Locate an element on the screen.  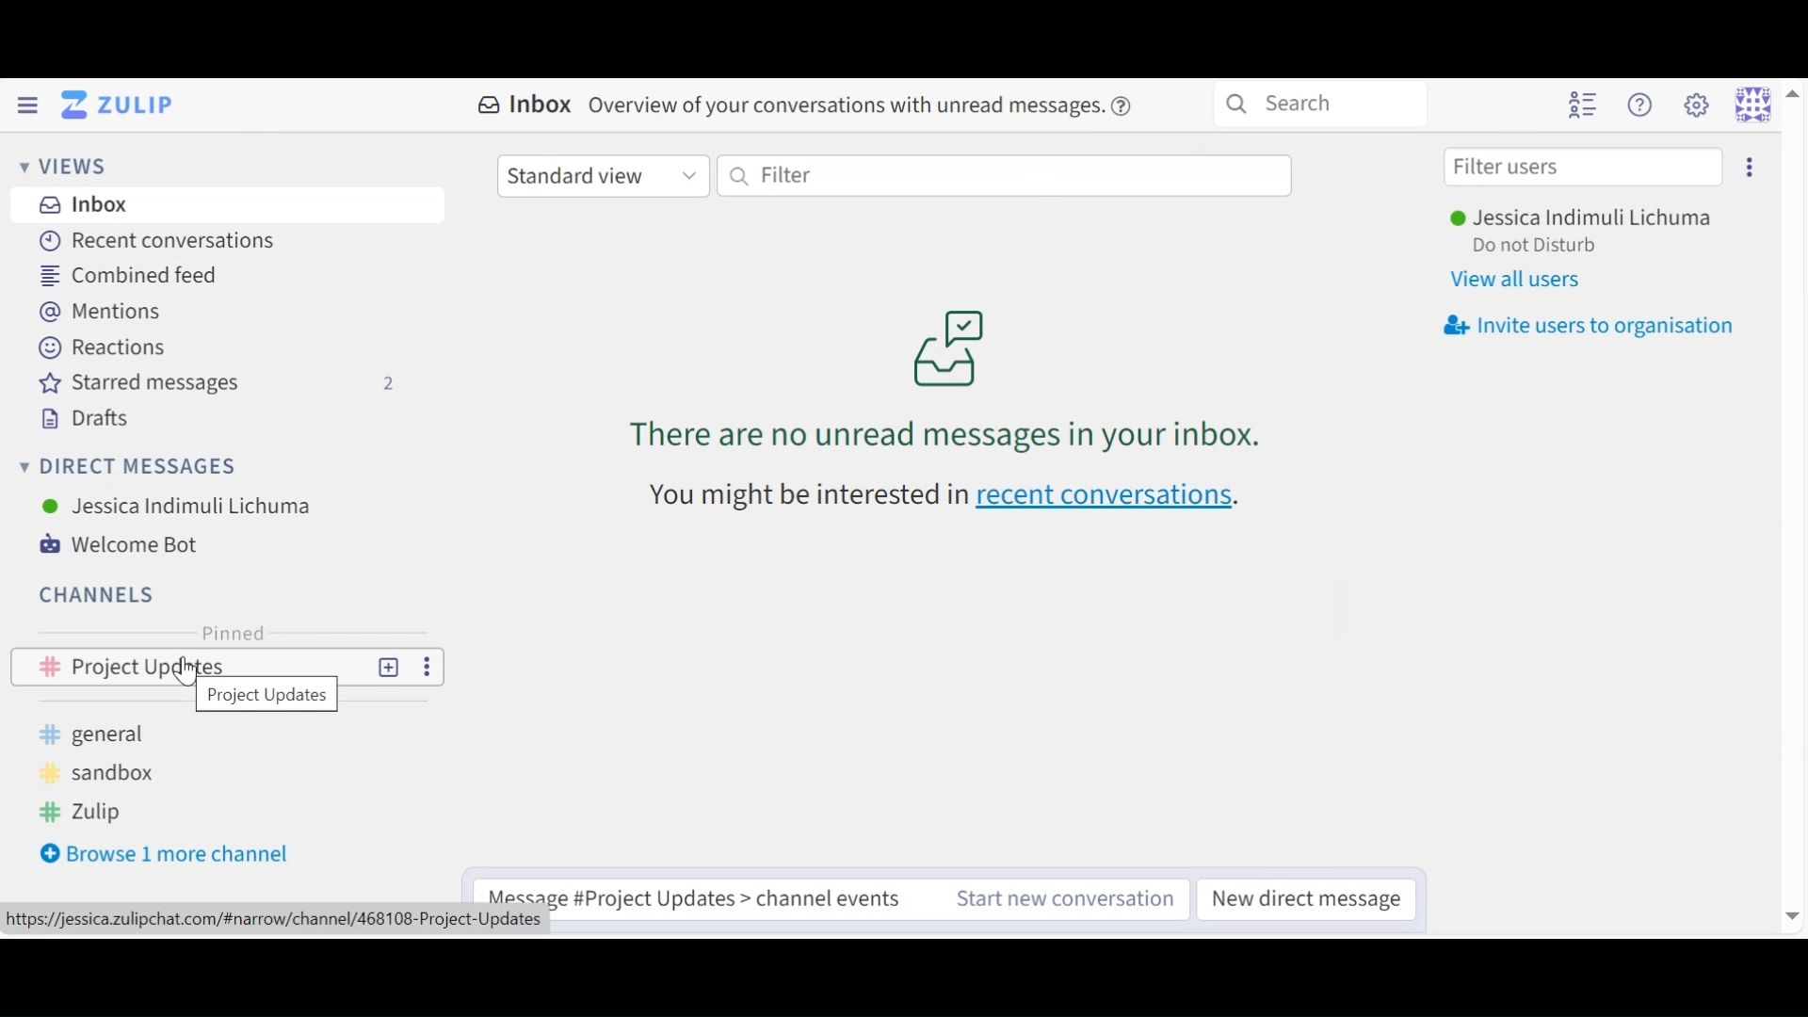
Down is located at coordinates (1793, 912).